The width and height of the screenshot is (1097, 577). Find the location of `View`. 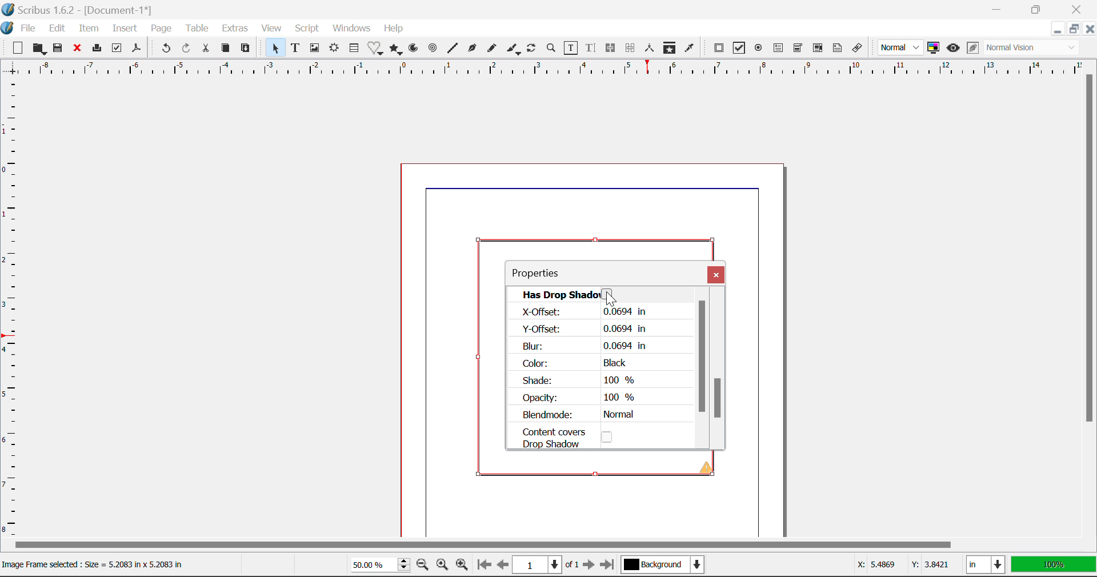

View is located at coordinates (273, 29).